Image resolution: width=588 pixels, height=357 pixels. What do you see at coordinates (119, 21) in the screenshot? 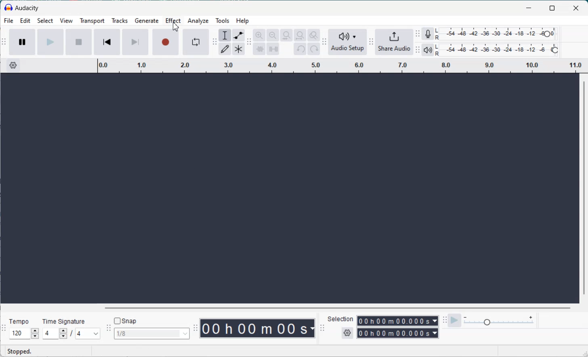
I see `Tracks` at bounding box center [119, 21].